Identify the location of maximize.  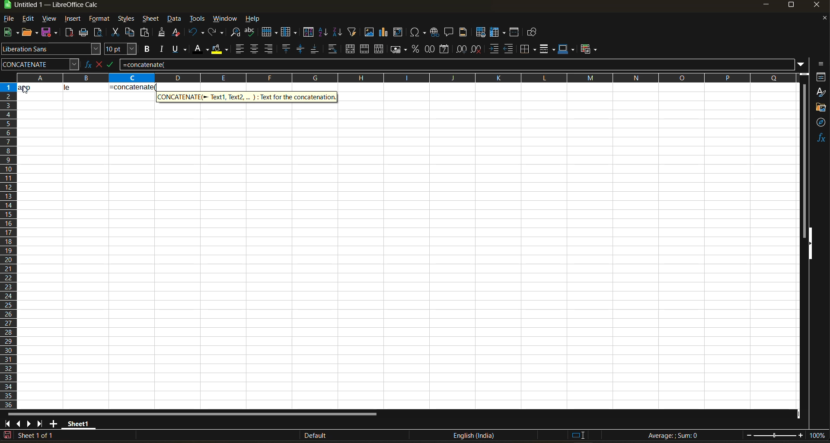
(791, 6).